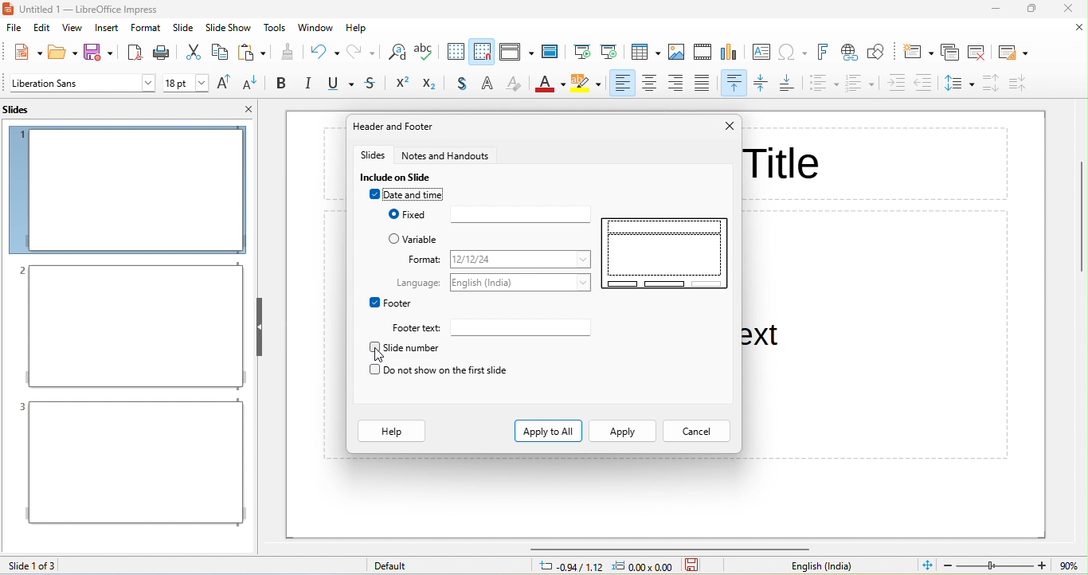  Describe the element at coordinates (761, 53) in the screenshot. I see `text box` at that location.